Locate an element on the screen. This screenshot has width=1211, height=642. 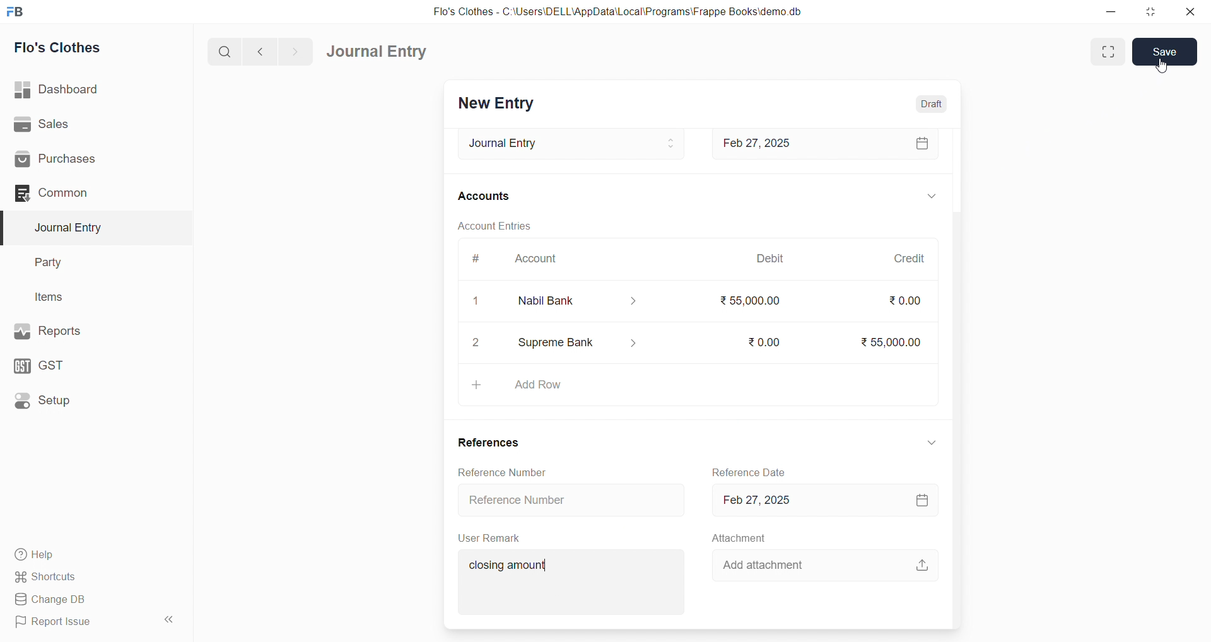
Save is located at coordinates (1165, 52).